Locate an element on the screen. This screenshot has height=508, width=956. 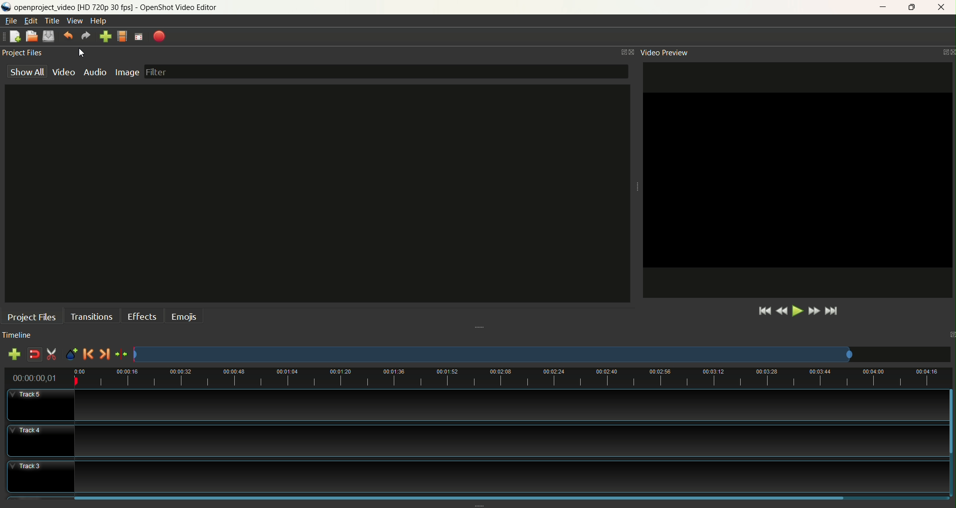
choose profile is located at coordinates (122, 36).